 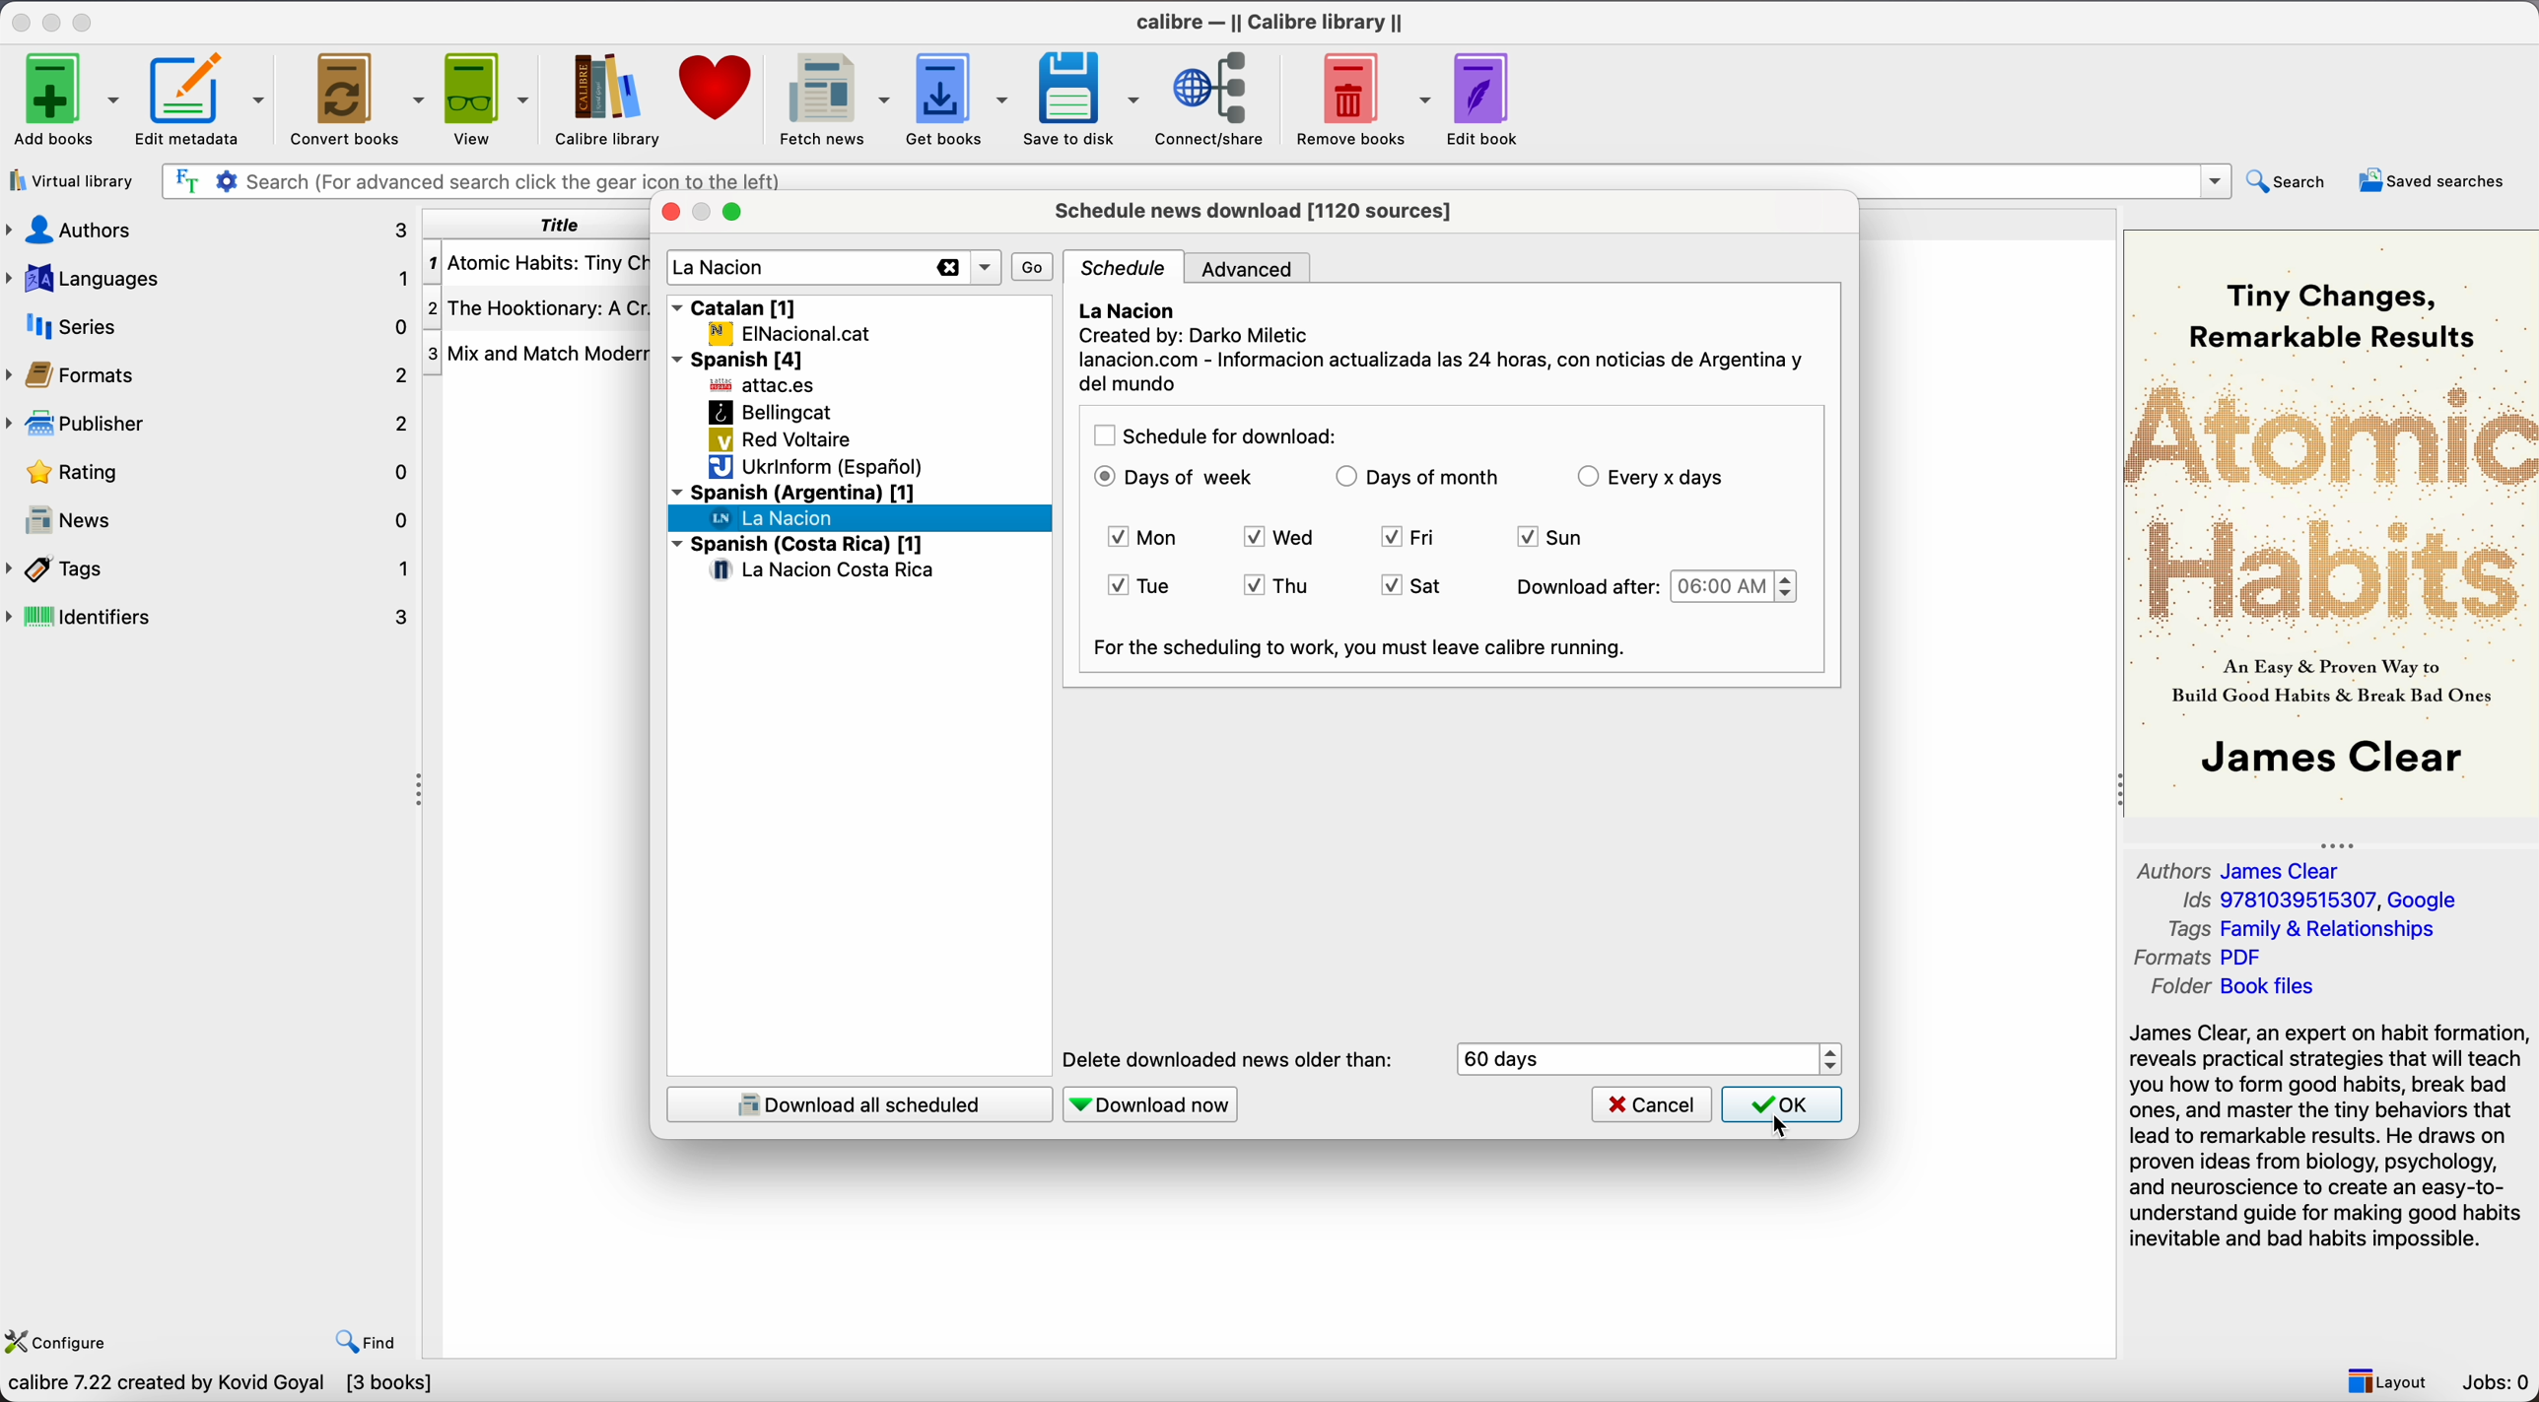 I want to click on Tags Family & Relationships, so click(x=2310, y=928).